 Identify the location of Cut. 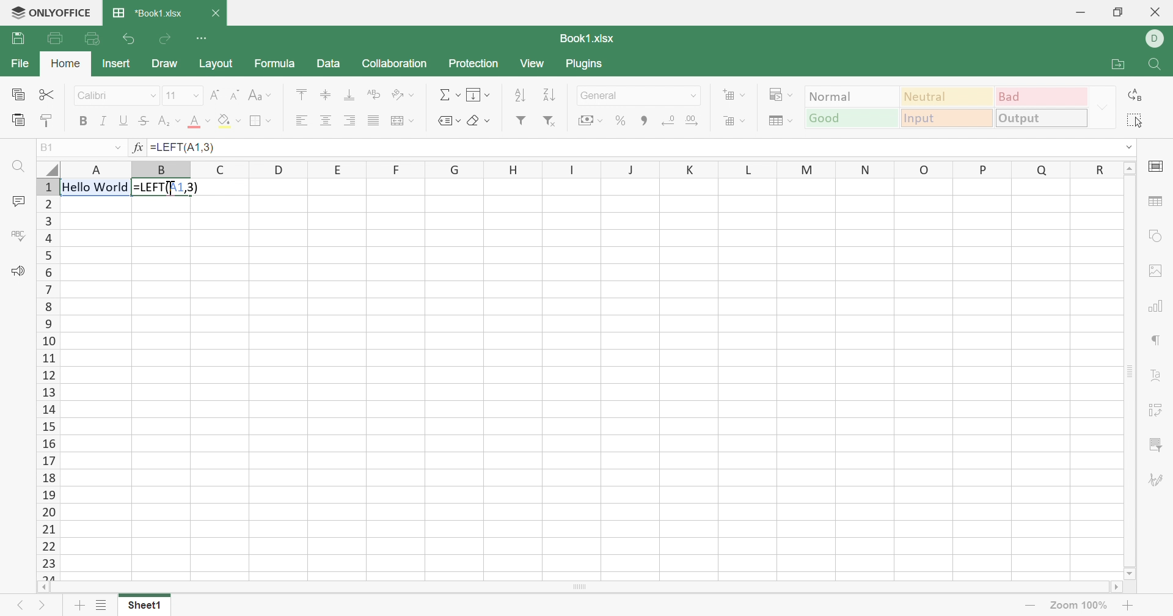
(46, 94).